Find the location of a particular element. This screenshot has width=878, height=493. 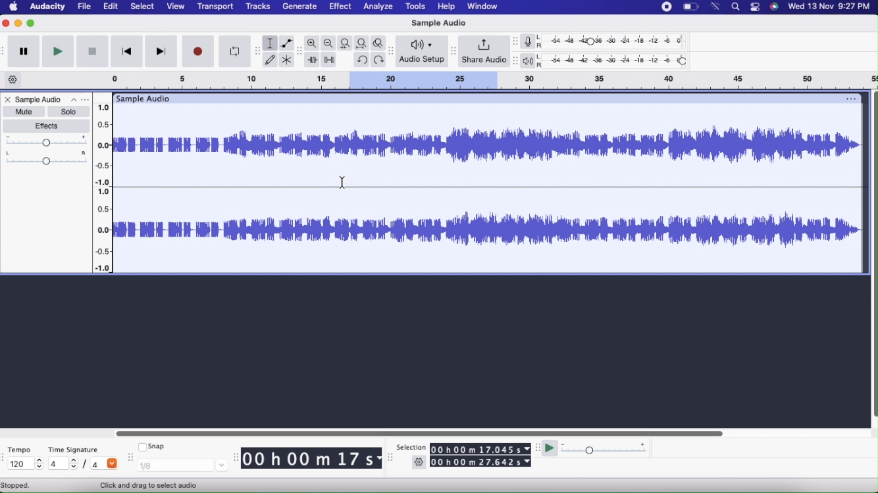

Sample Audio is located at coordinates (39, 99).